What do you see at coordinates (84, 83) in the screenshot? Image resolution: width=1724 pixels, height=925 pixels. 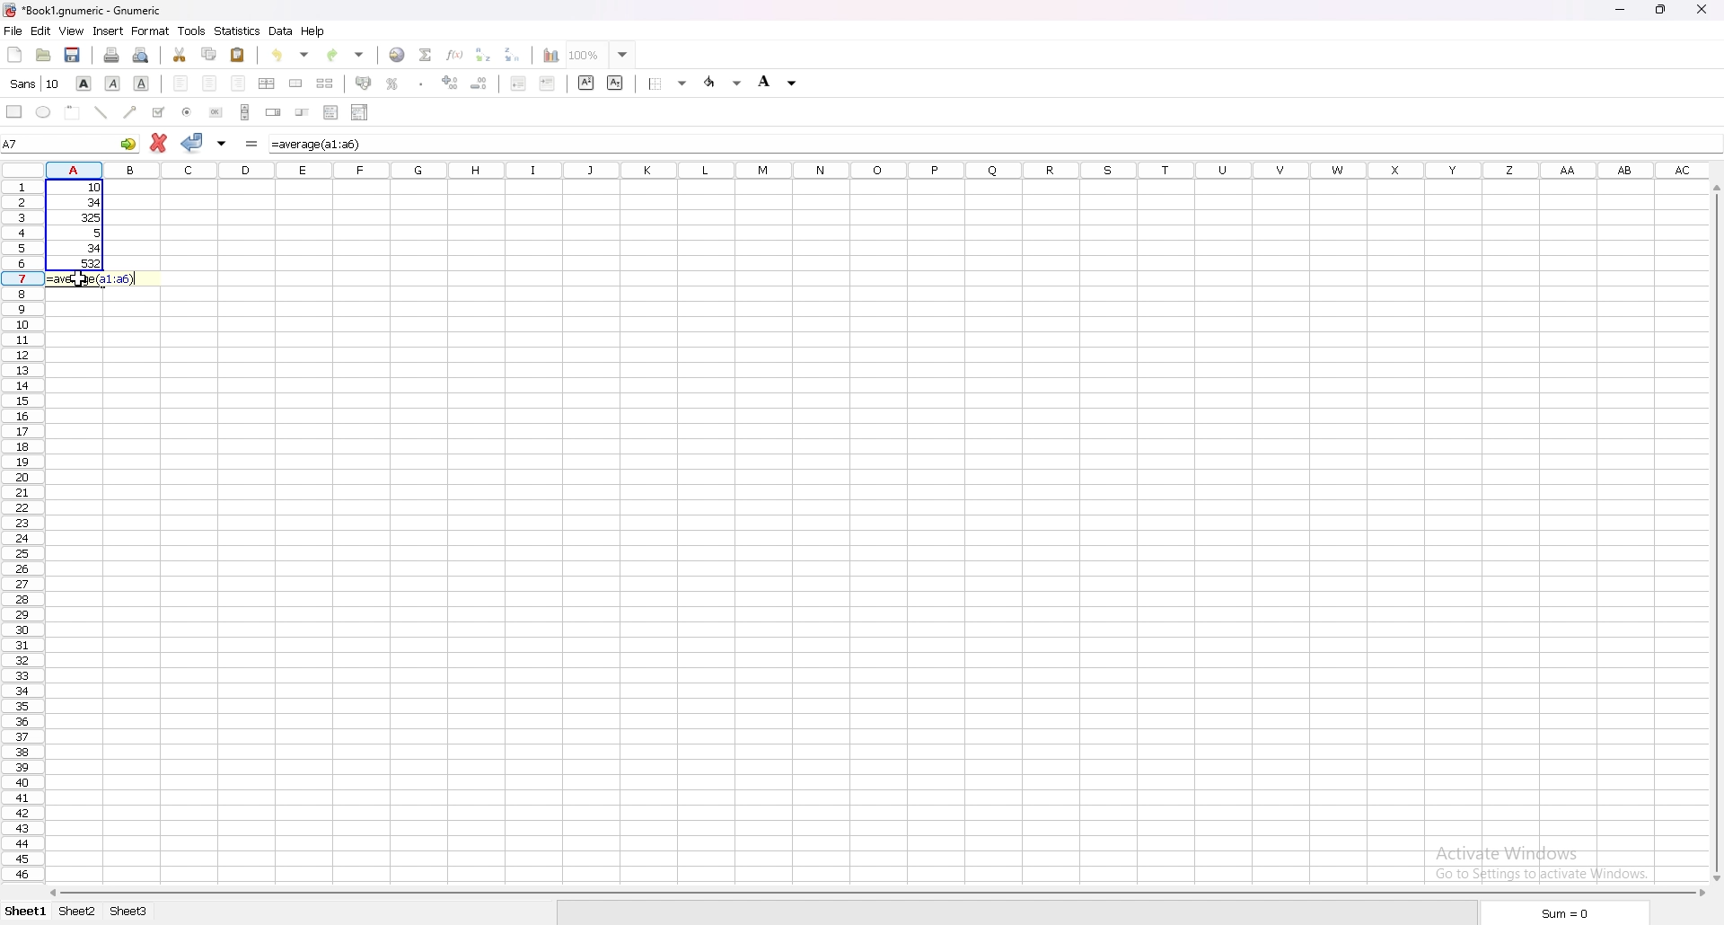 I see `bold` at bounding box center [84, 83].